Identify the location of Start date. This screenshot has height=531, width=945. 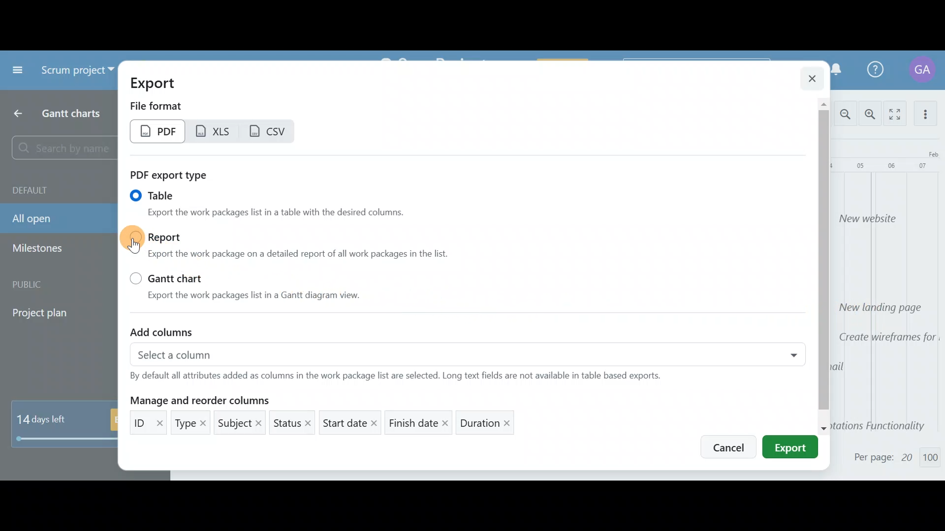
(349, 423).